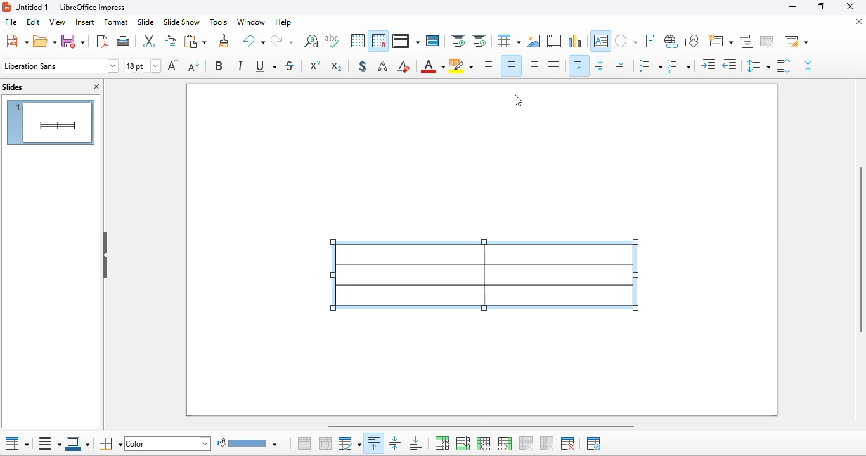  I want to click on insert row below, so click(463, 443).